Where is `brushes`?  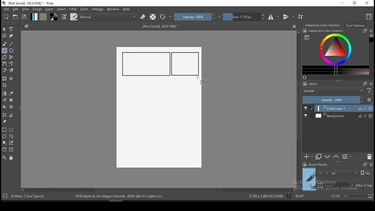 brushes is located at coordinates (74, 17).